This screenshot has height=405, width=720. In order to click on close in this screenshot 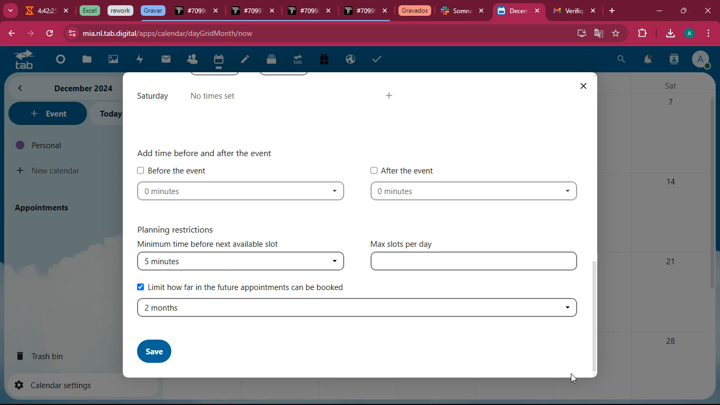, I will do `click(594, 11)`.